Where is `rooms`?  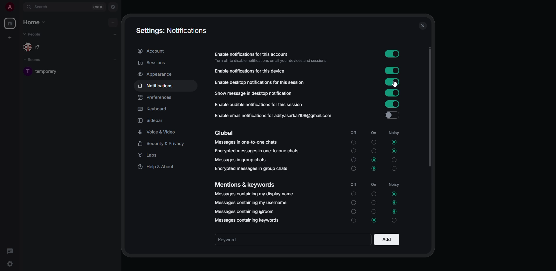 rooms is located at coordinates (36, 61).